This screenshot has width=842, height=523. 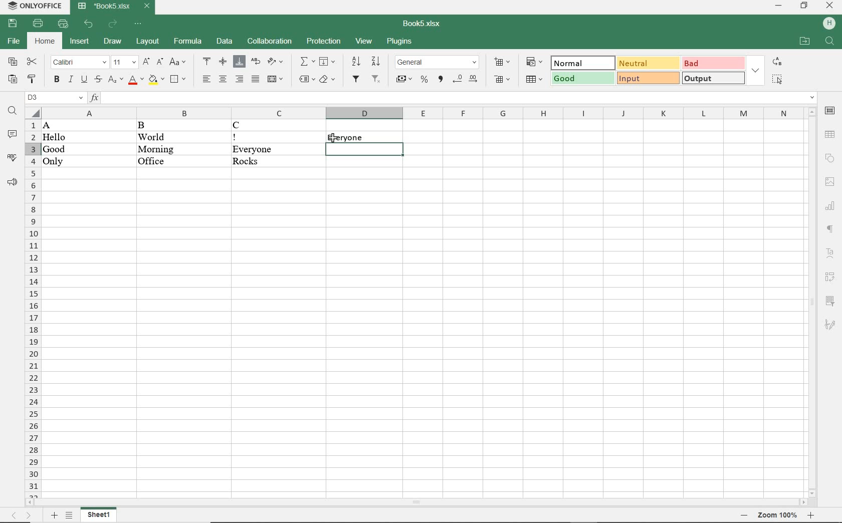 I want to click on move sheets, so click(x=25, y=515).